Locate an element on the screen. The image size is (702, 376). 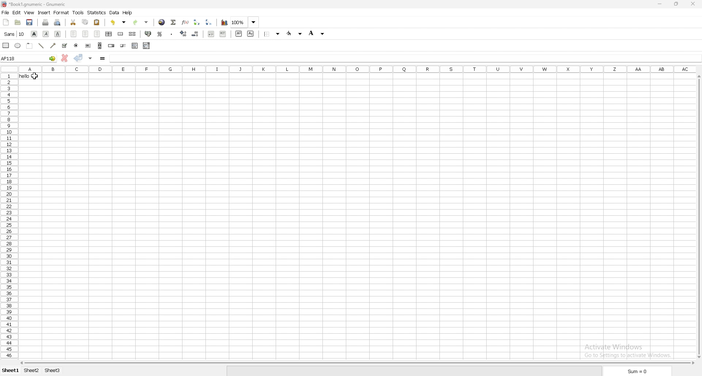
merge cells is located at coordinates (121, 34).